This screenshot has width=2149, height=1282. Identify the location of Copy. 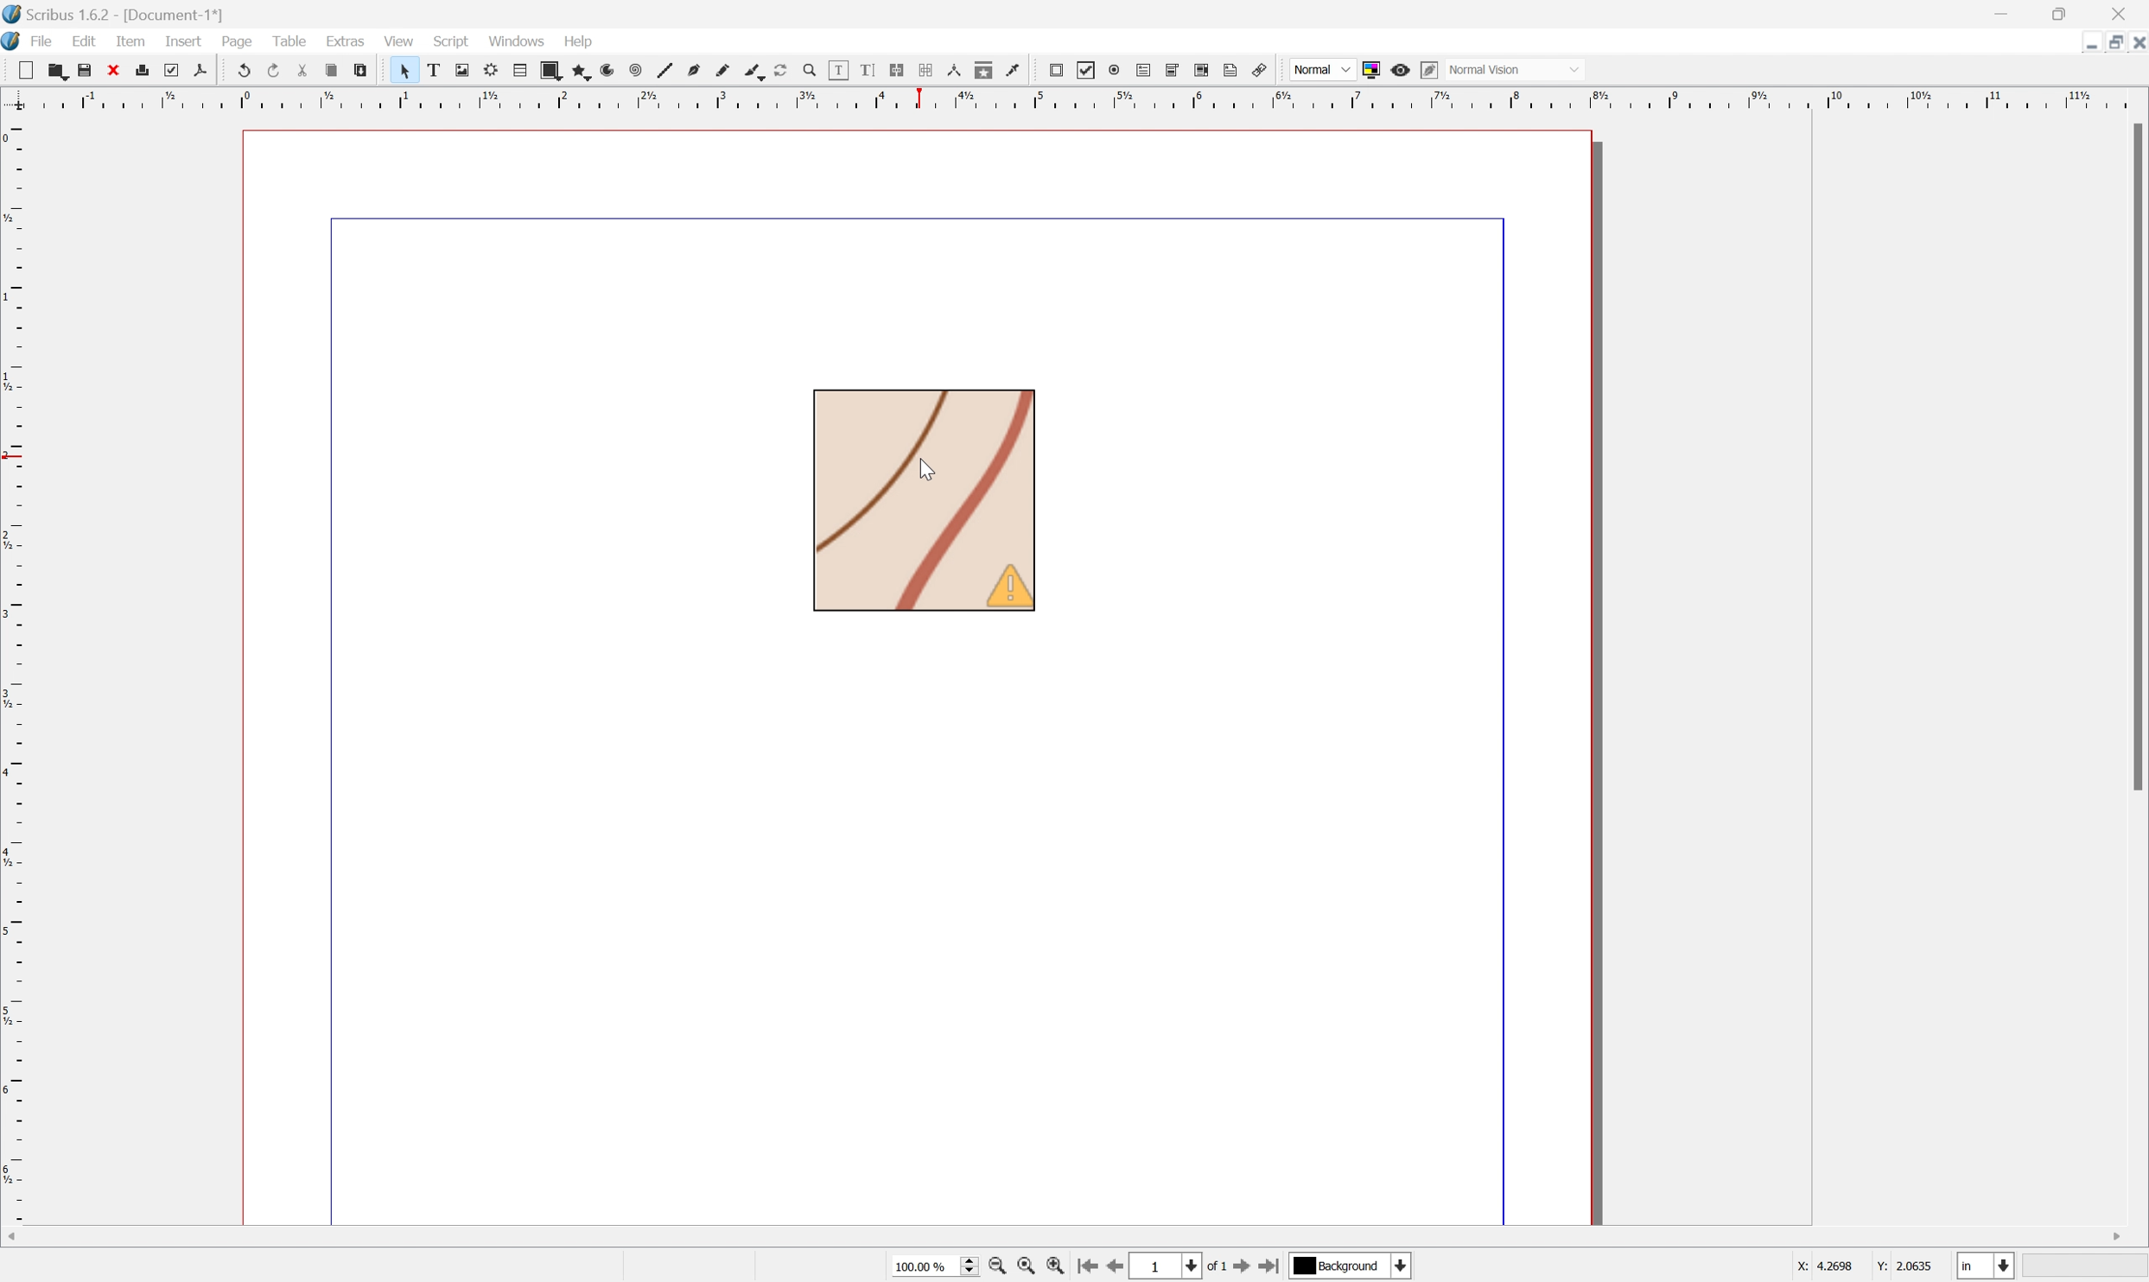
(335, 69).